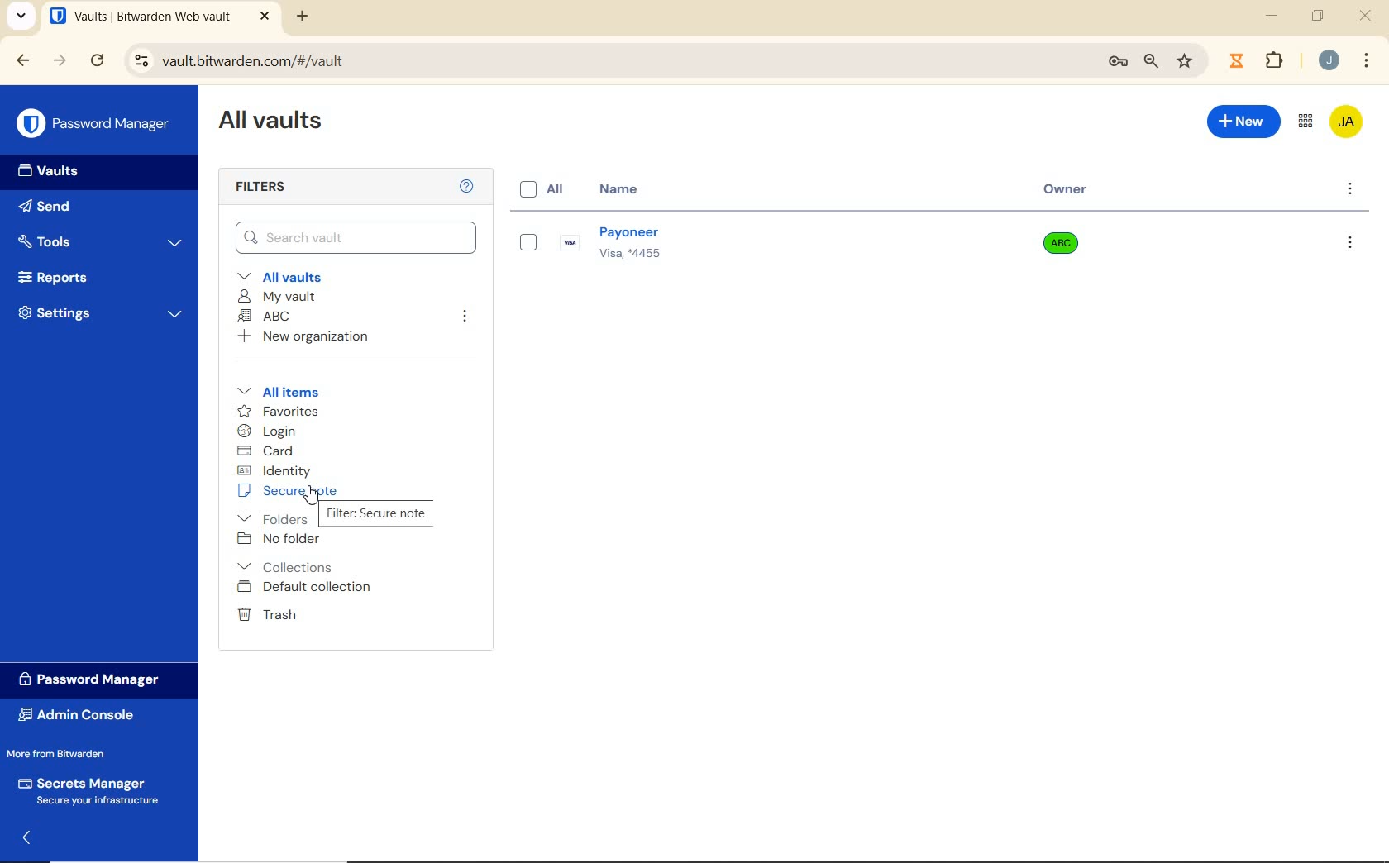 The height and width of the screenshot is (863, 1389). Describe the element at coordinates (270, 431) in the screenshot. I see `login` at that location.